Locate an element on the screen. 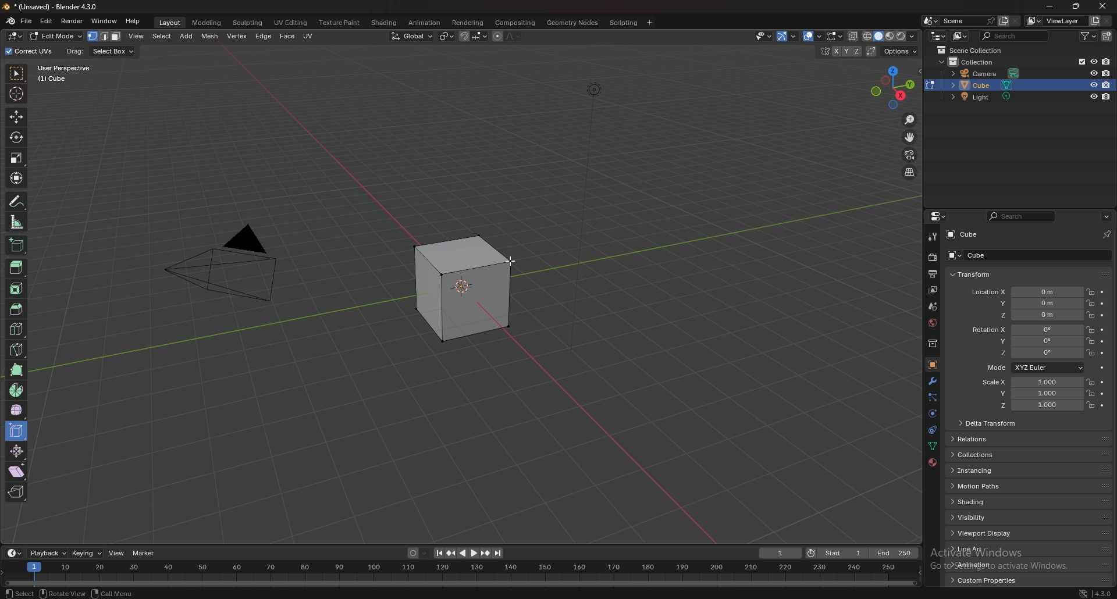 The width and height of the screenshot is (1117, 599). auto keying is located at coordinates (417, 552).